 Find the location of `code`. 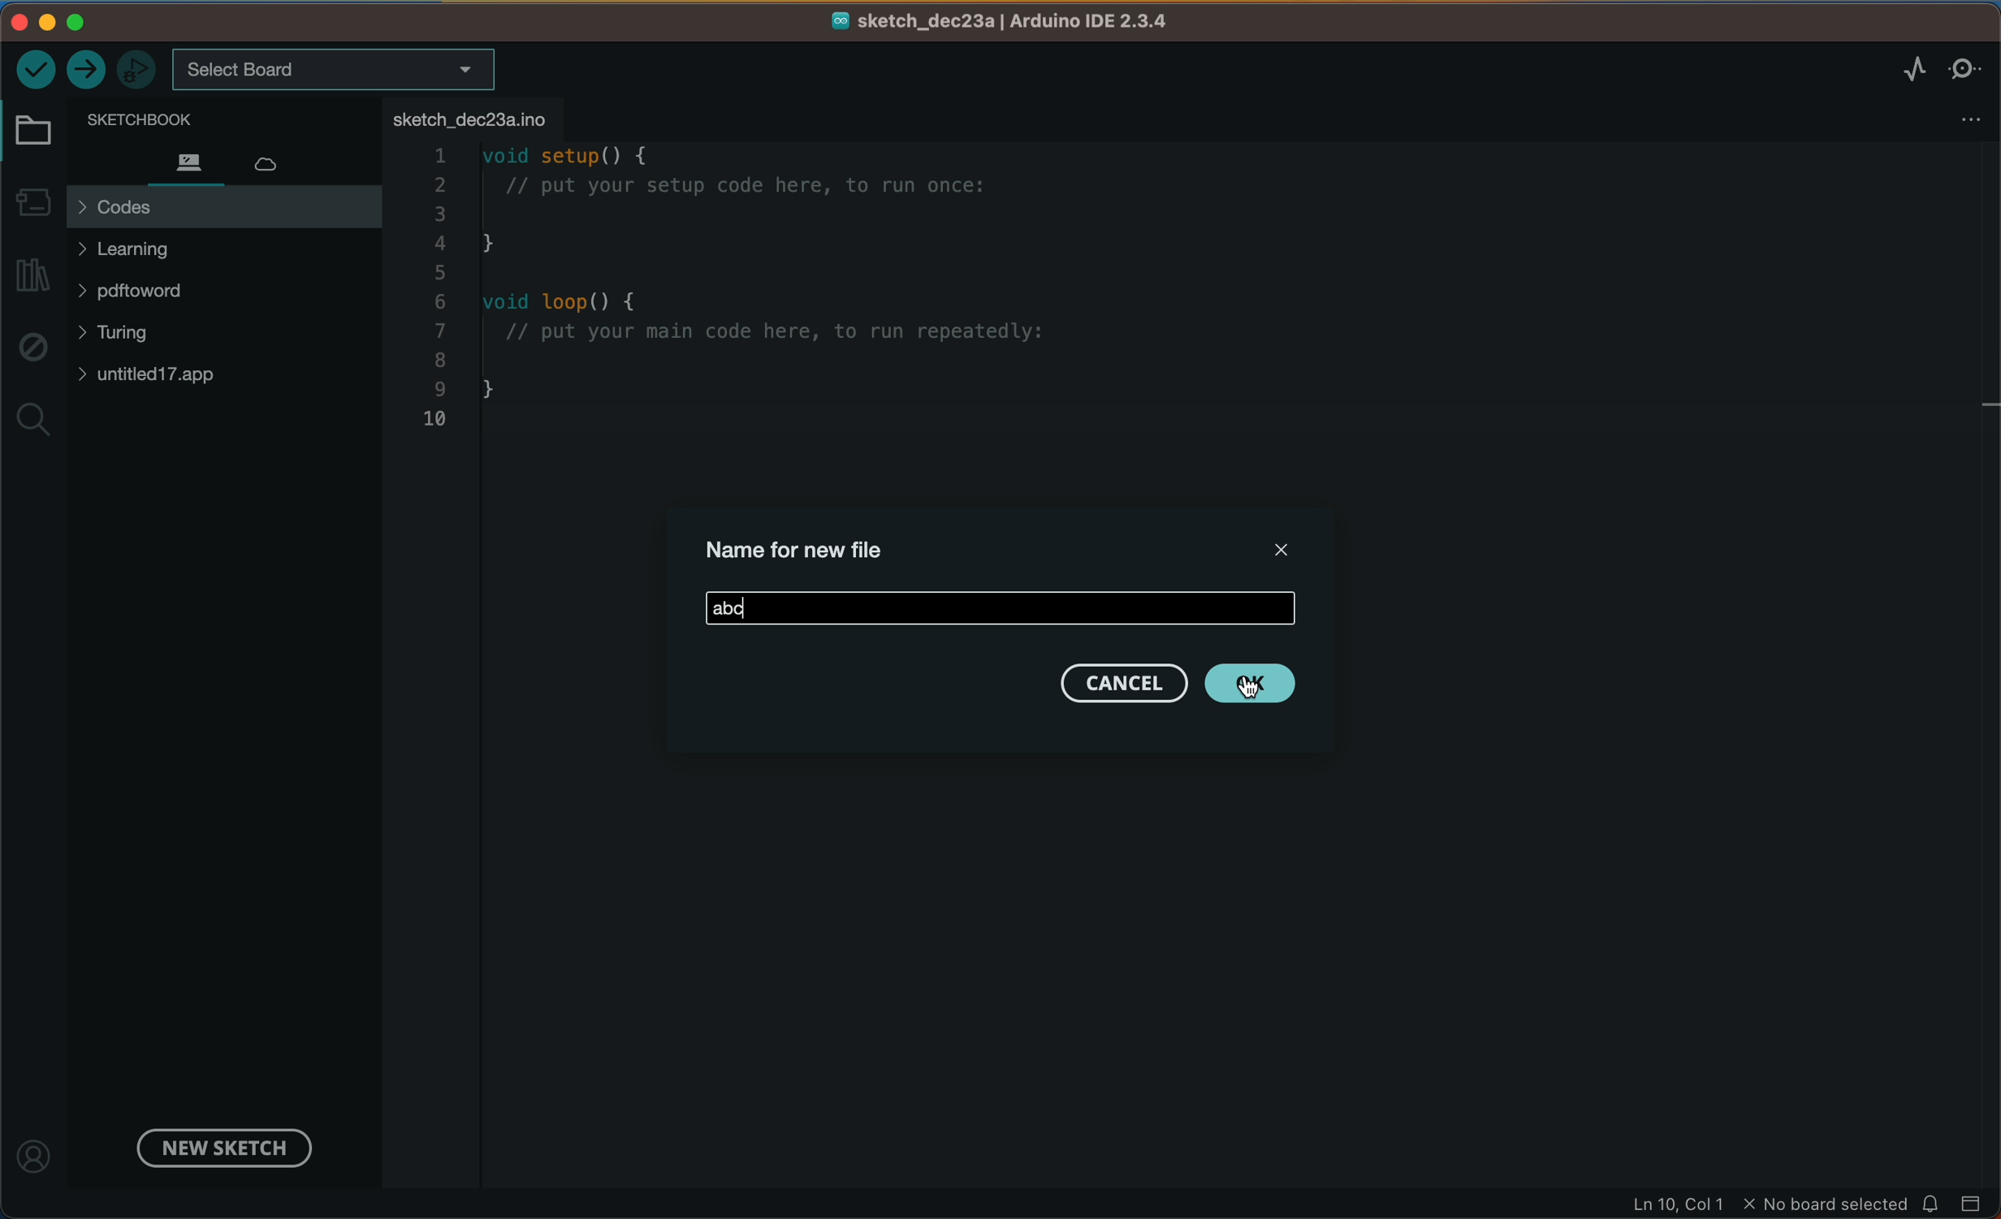

code is located at coordinates (796, 297).